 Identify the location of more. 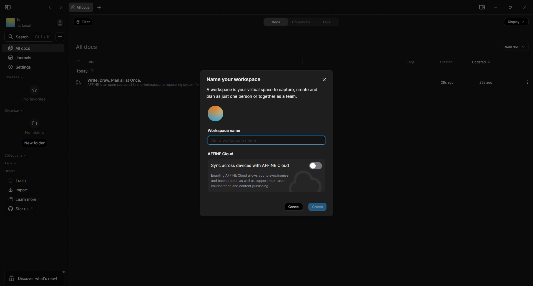
(527, 82).